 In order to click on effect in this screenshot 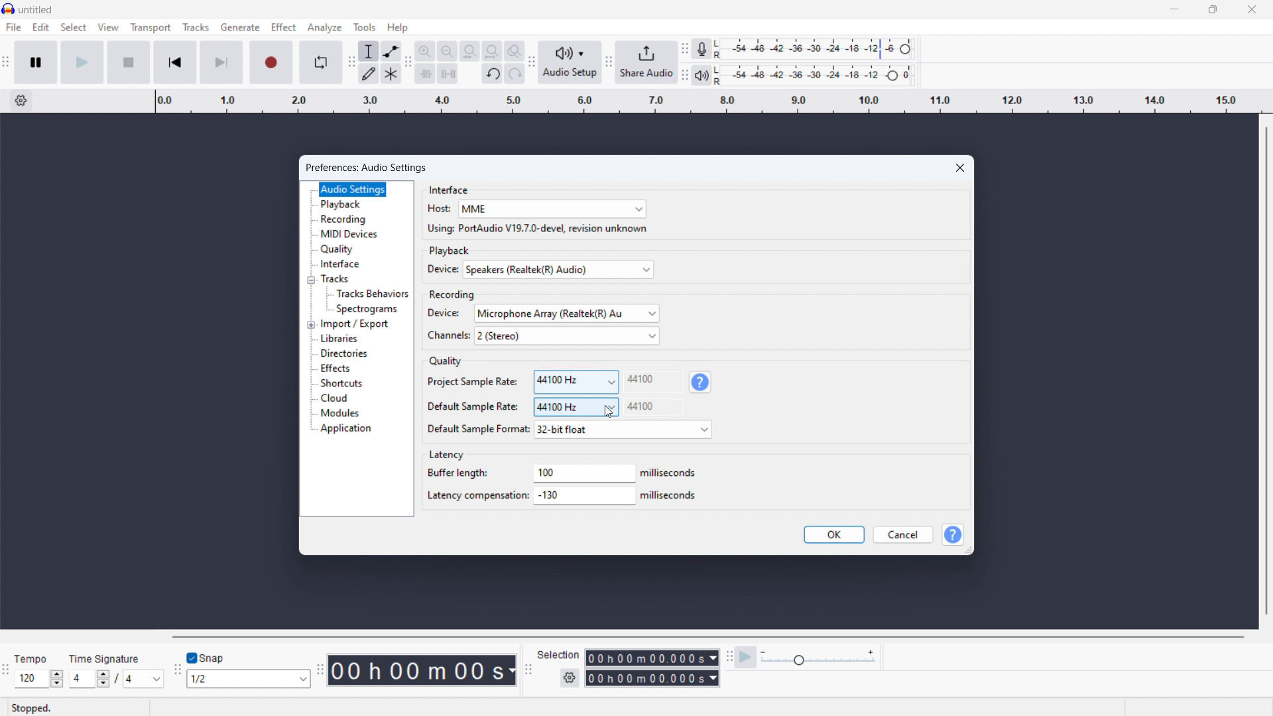, I will do `click(283, 27)`.